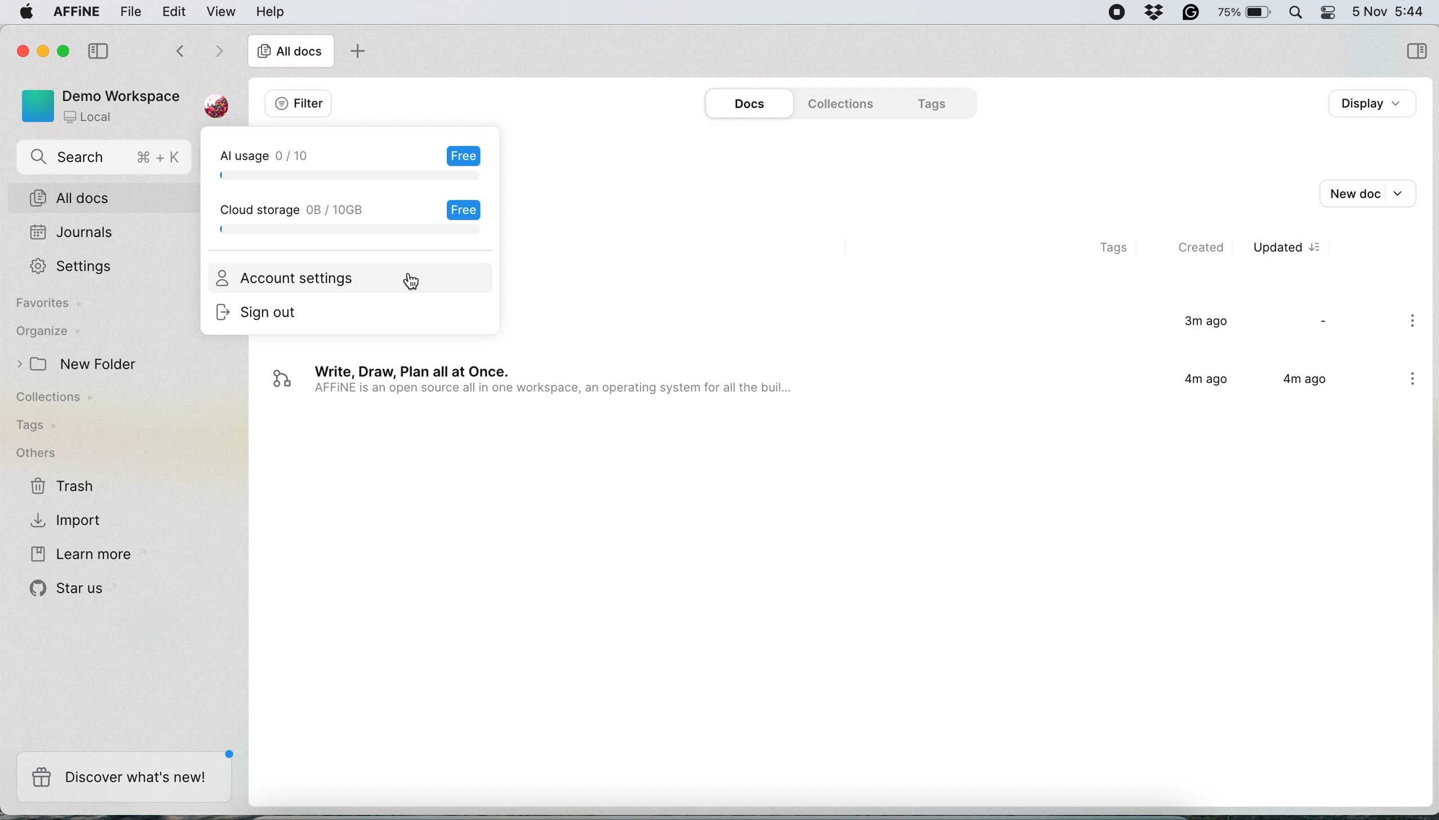 The image size is (1439, 820). Describe the element at coordinates (934, 103) in the screenshot. I see `tags` at that location.